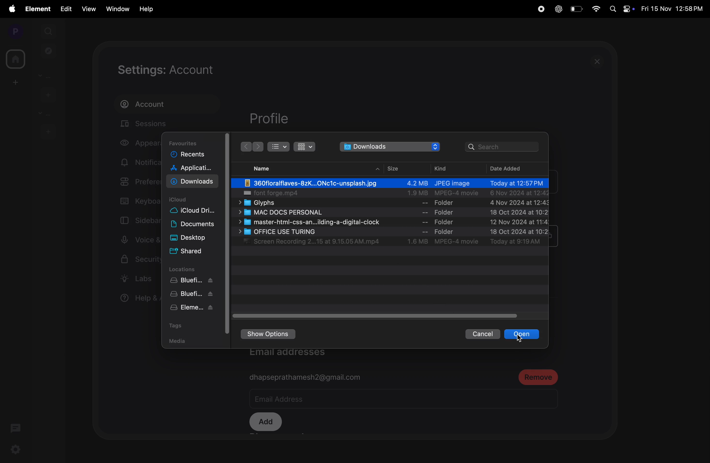 The height and width of the screenshot is (463, 710). What do you see at coordinates (307, 147) in the screenshot?
I see `table view` at bounding box center [307, 147].